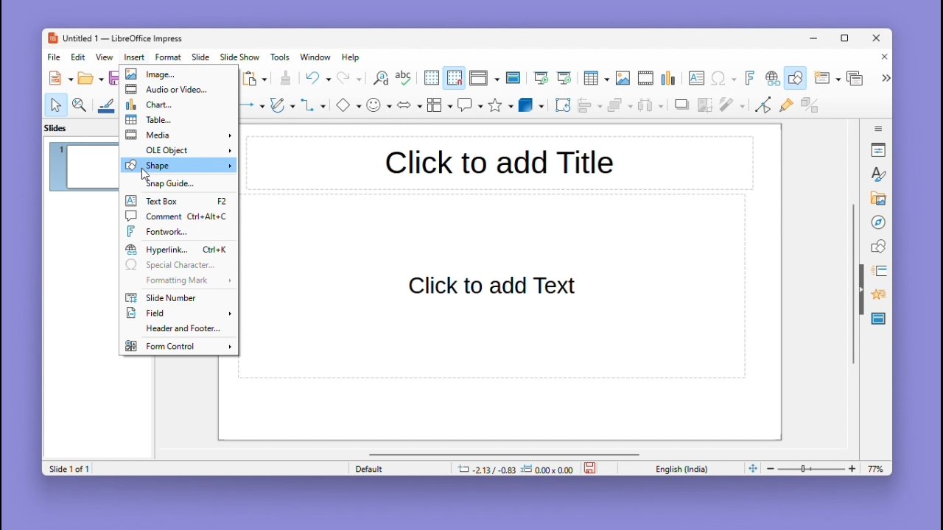  Describe the element at coordinates (483, 78) in the screenshot. I see `Display views` at that location.